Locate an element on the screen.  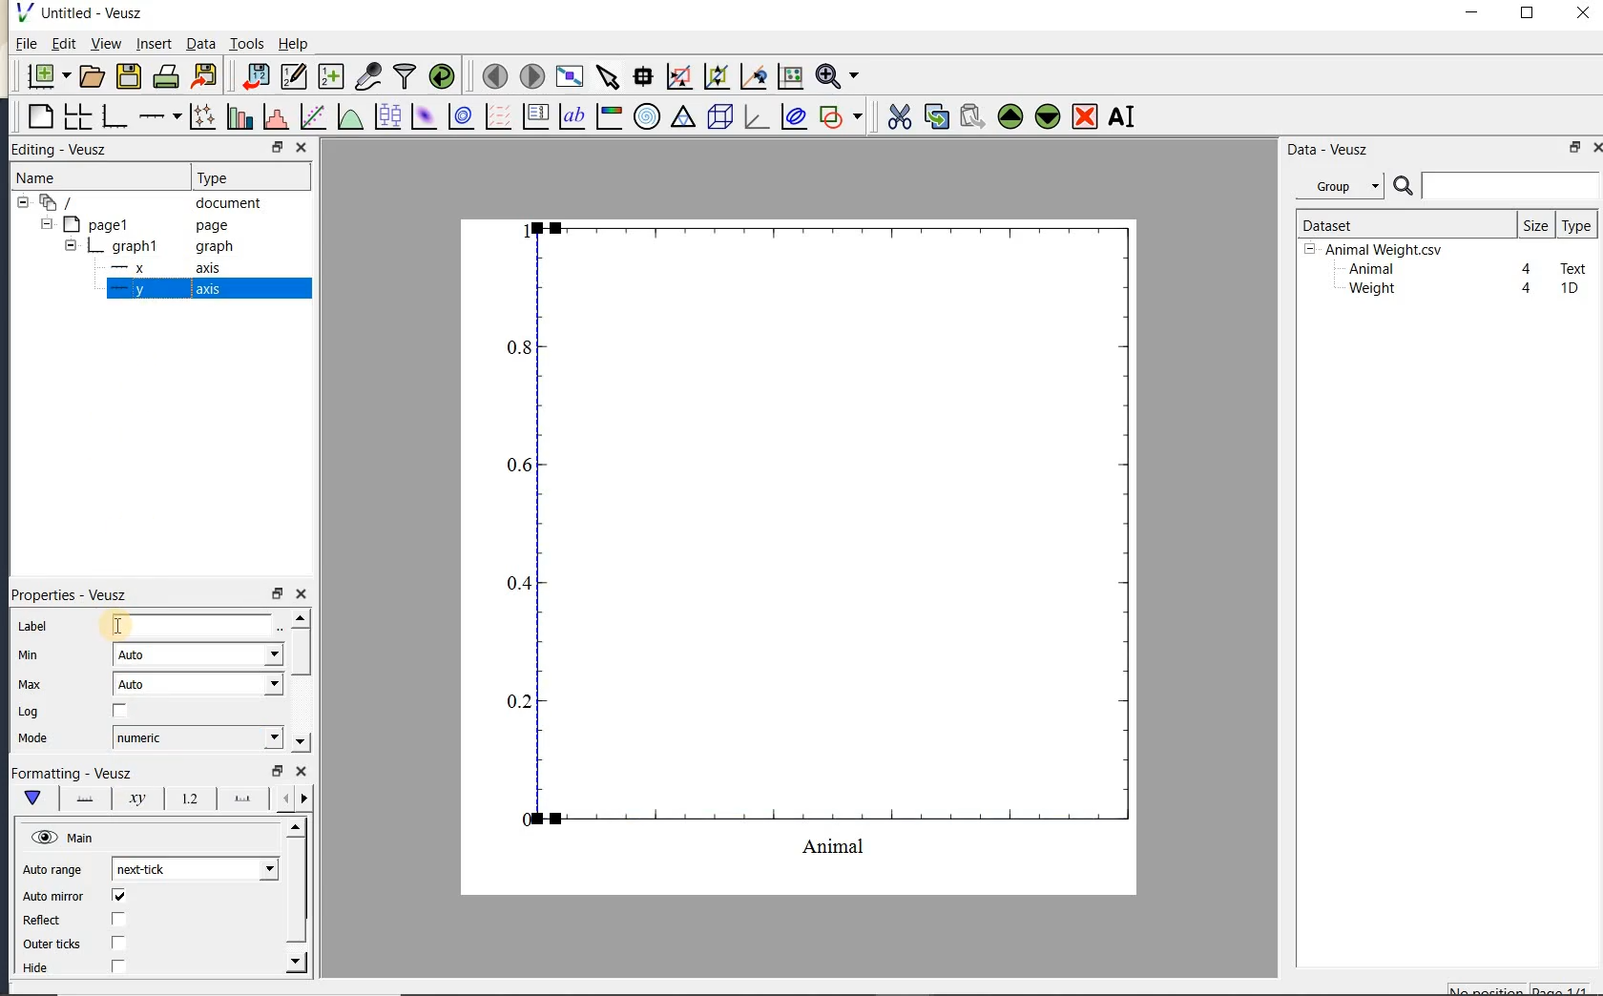
base graph is located at coordinates (113, 116).